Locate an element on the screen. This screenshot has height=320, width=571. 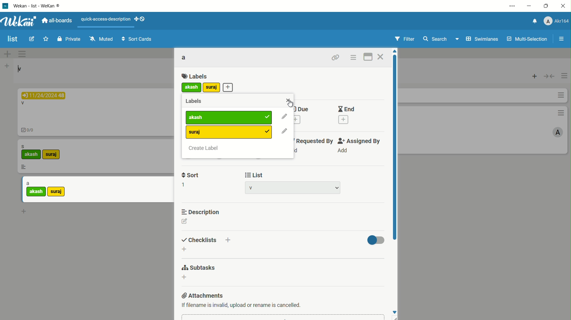
requested by is located at coordinates (314, 139).